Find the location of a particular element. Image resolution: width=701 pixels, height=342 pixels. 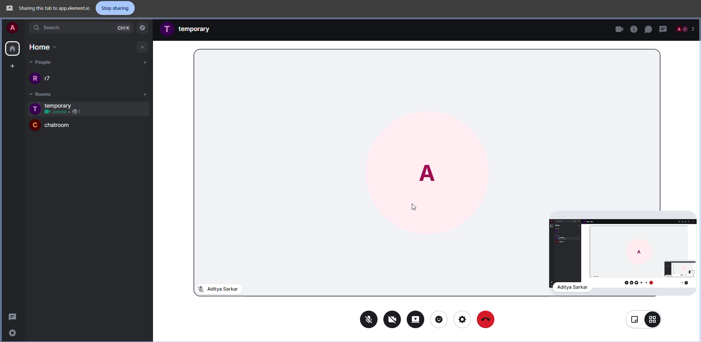

room is located at coordinates (62, 125).